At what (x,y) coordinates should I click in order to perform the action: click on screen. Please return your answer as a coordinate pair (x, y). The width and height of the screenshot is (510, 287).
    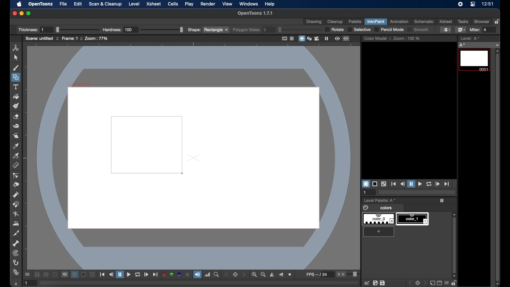
    Looking at the image, I should click on (439, 283).